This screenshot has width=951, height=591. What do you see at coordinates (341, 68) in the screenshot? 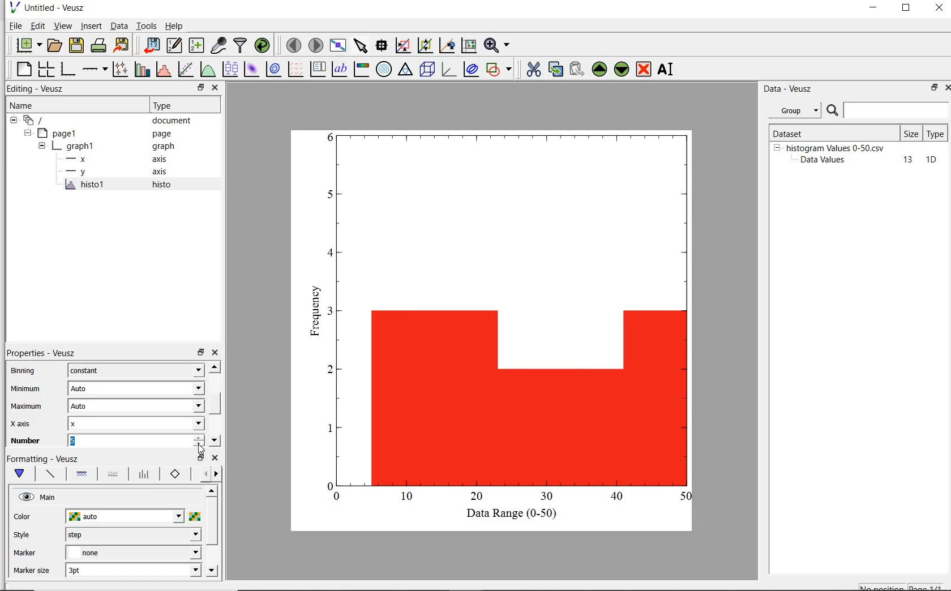
I see `text label` at bounding box center [341, 68].